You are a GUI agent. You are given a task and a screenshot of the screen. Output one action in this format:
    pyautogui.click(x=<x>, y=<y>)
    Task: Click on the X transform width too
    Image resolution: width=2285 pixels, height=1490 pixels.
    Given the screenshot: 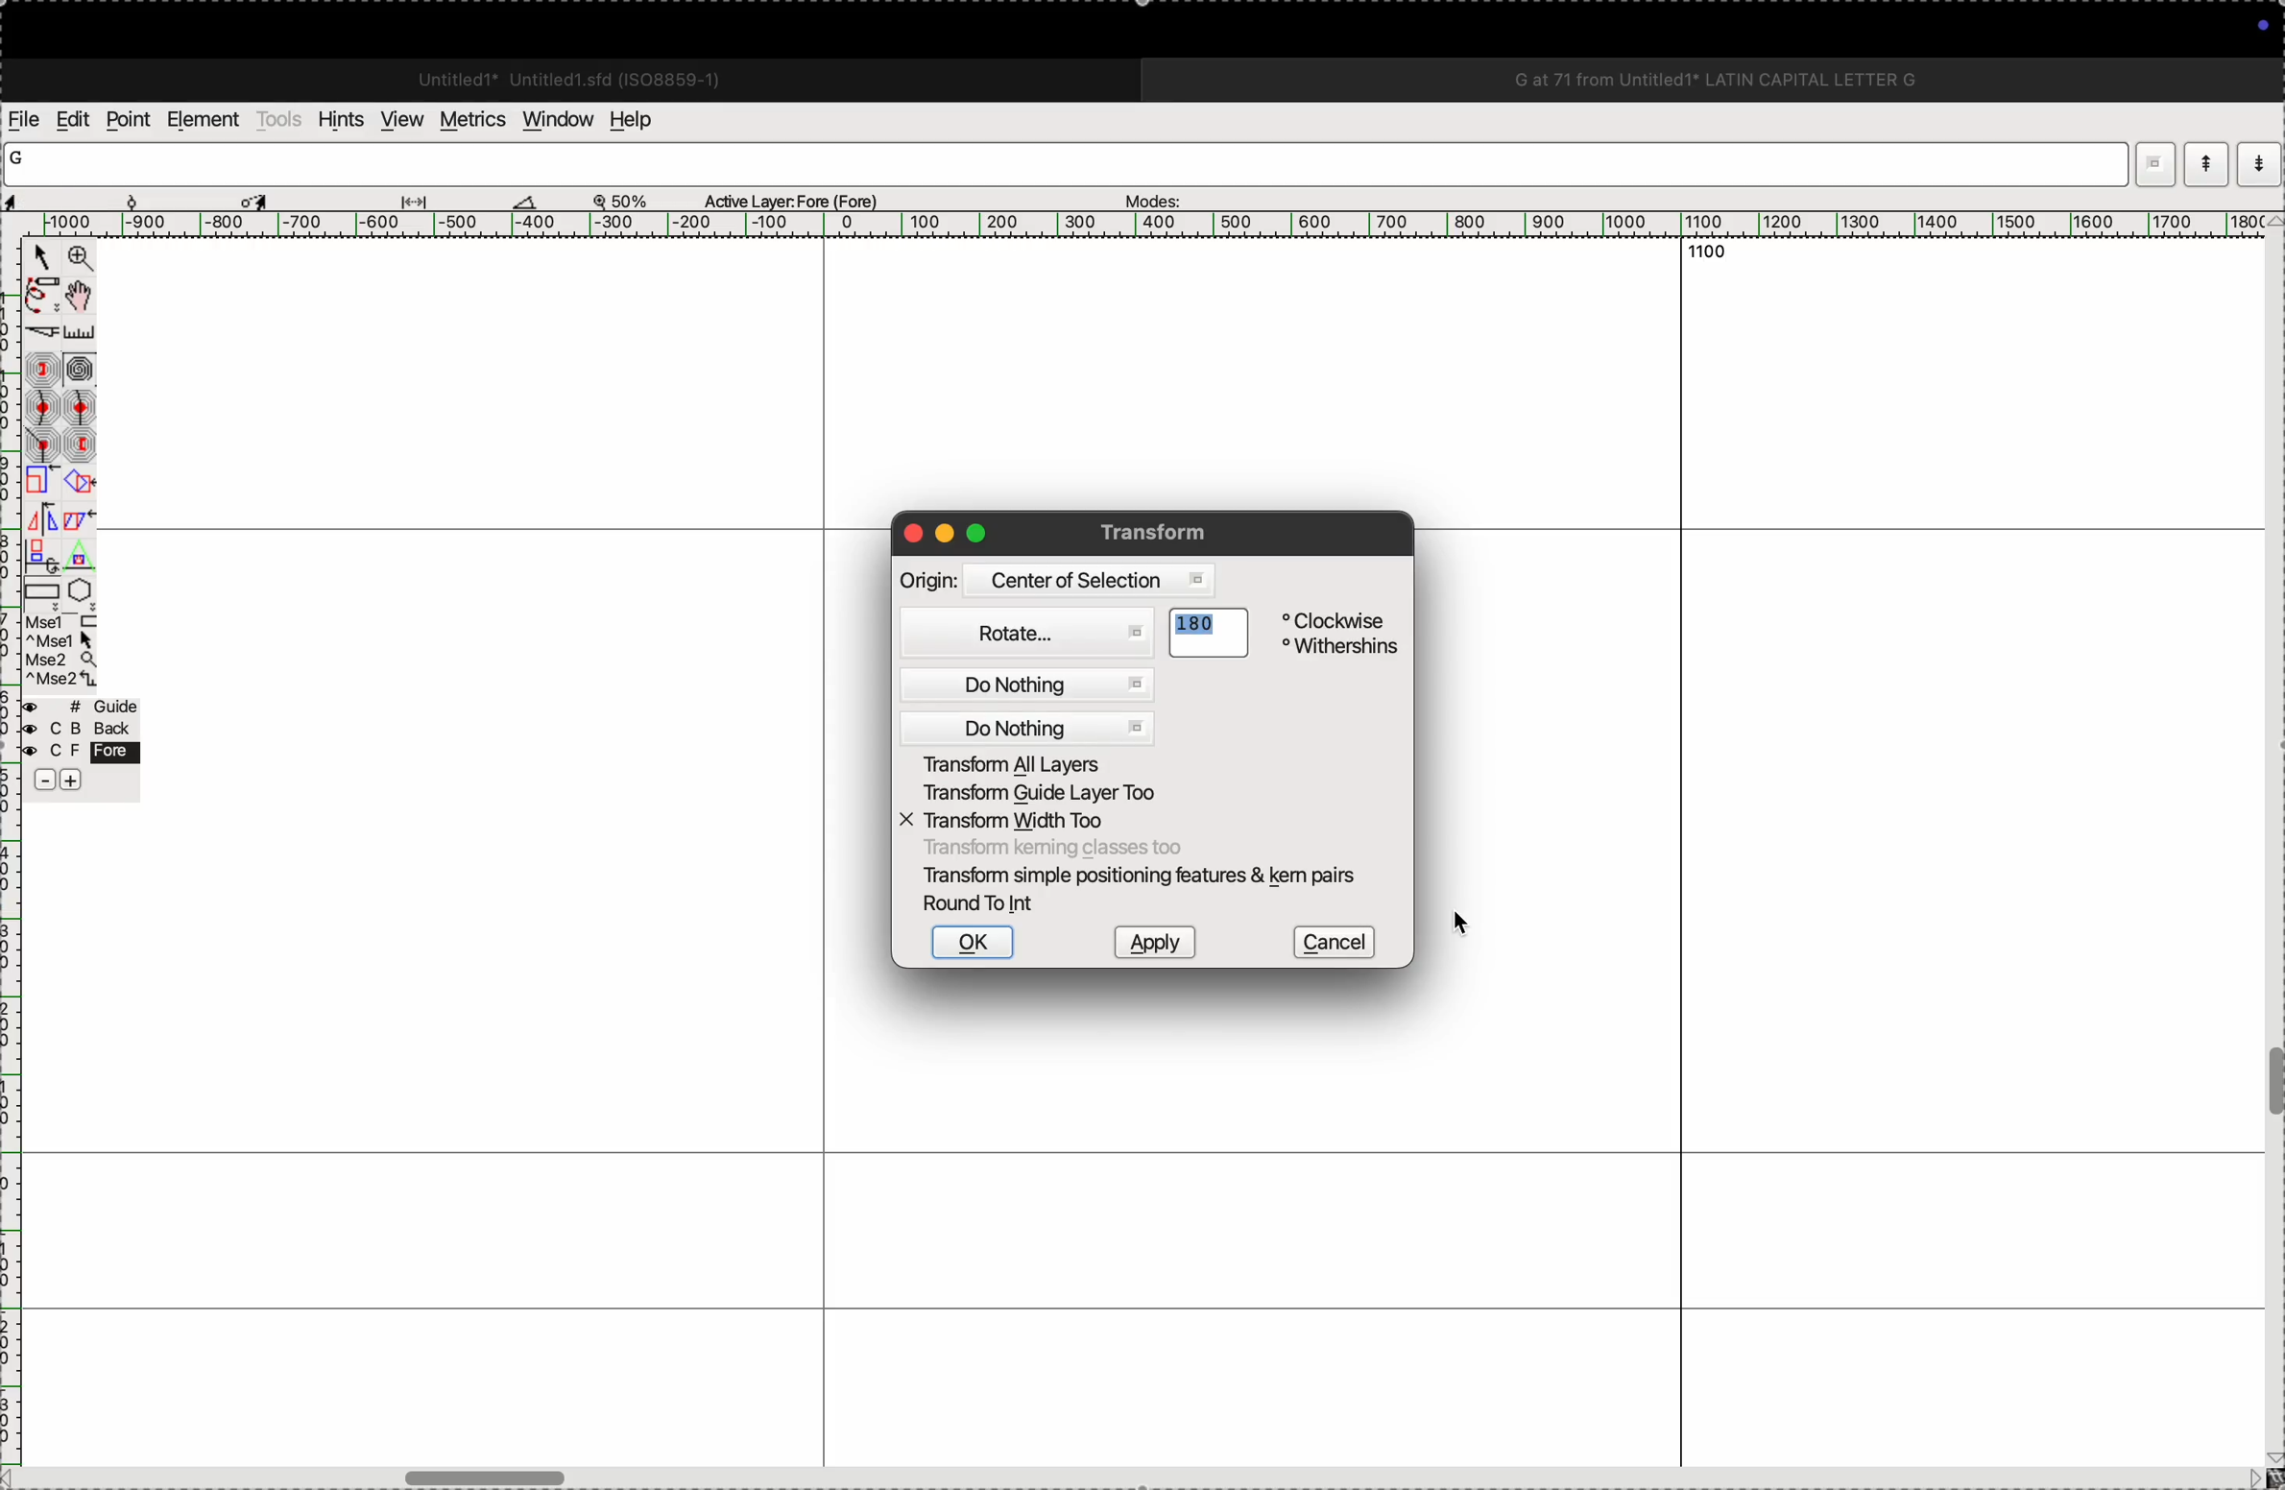 What is the action you would take?
    pyautogui.click(x=1048, y=818)
    